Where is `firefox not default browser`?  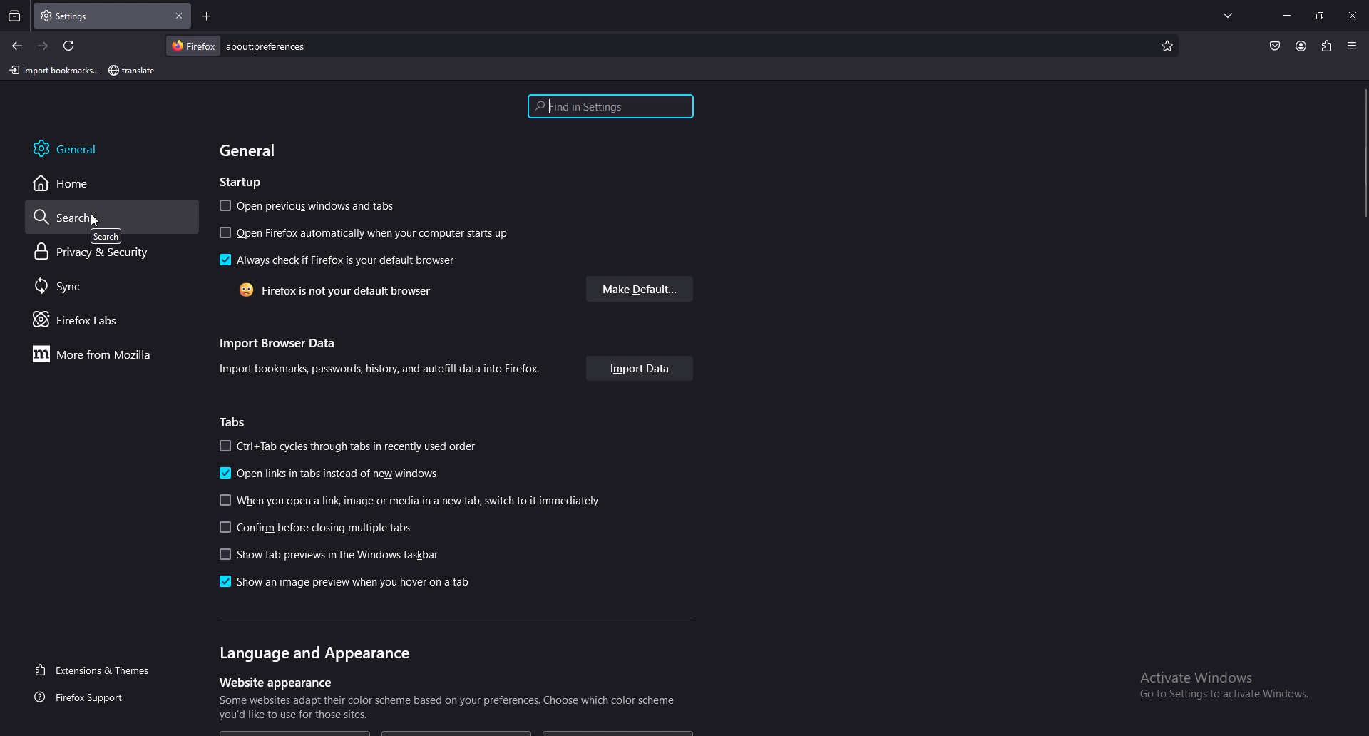 firefox not default browser is located at coordinates (338, 291).